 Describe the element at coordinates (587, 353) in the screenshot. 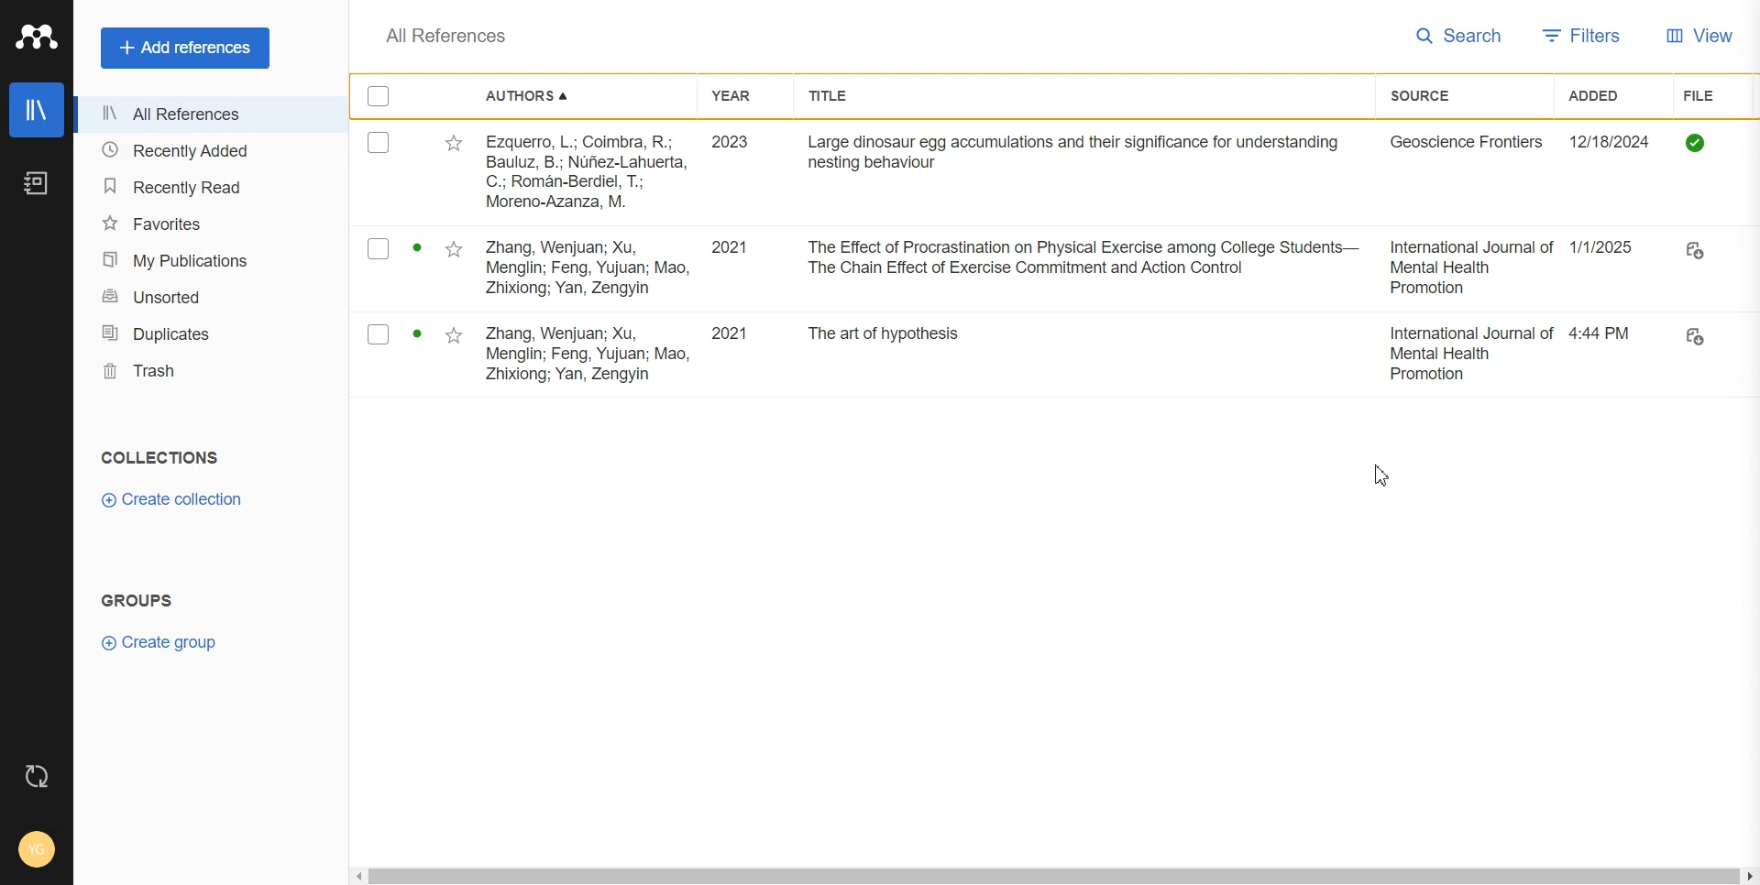

I see `Zhang Wenjuan; Xu, Menglin; Feng` at that location.